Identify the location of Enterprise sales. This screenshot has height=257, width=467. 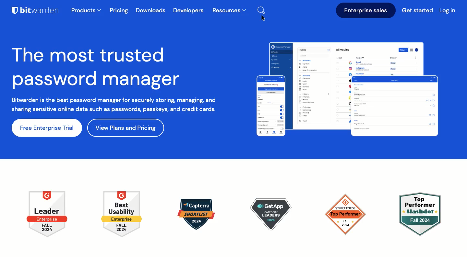
(366, 11).